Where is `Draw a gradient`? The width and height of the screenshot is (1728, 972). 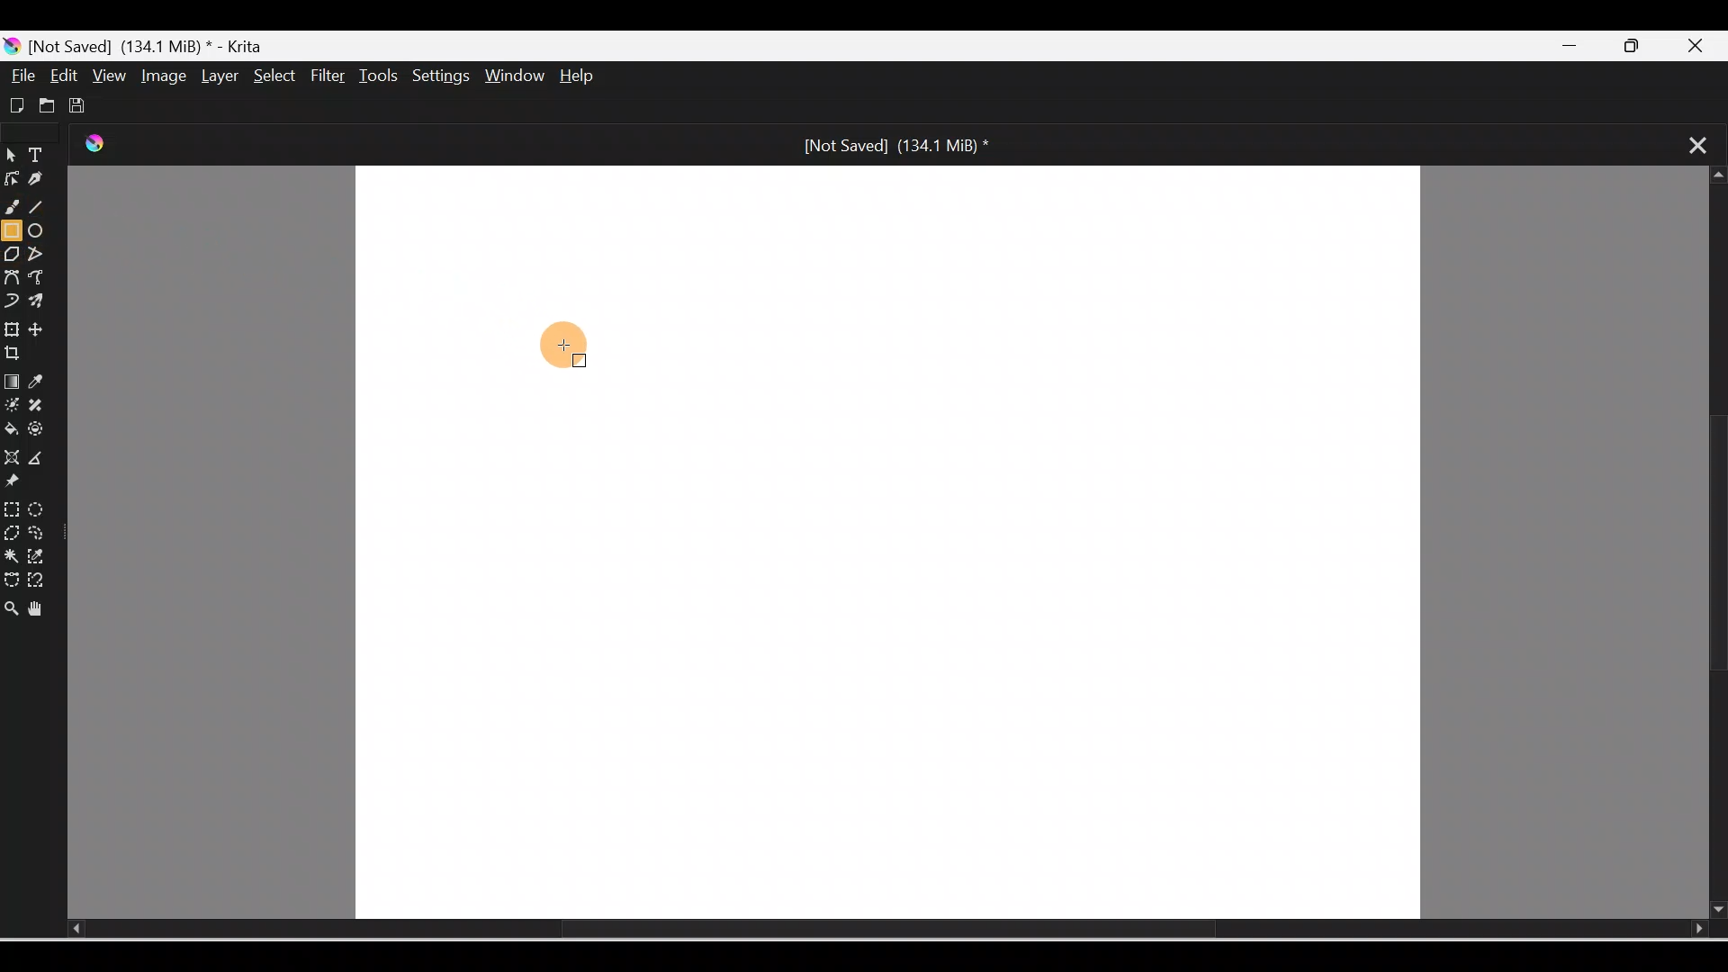 Draw a gradient is located at coordinates (11, 382).